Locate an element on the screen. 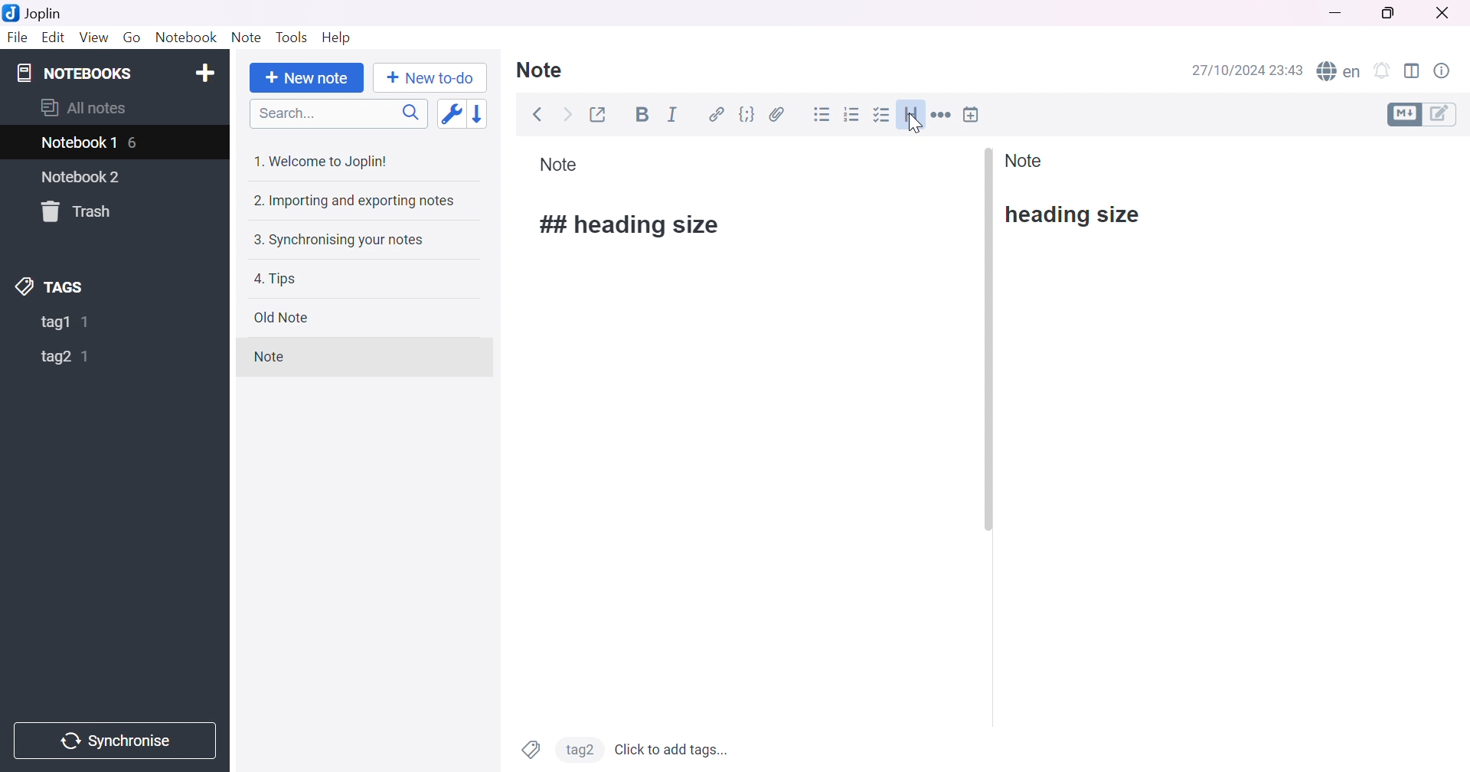 The width and height of the screenshot is (1470, 772). size increased is located at coordinates (1076, 215).